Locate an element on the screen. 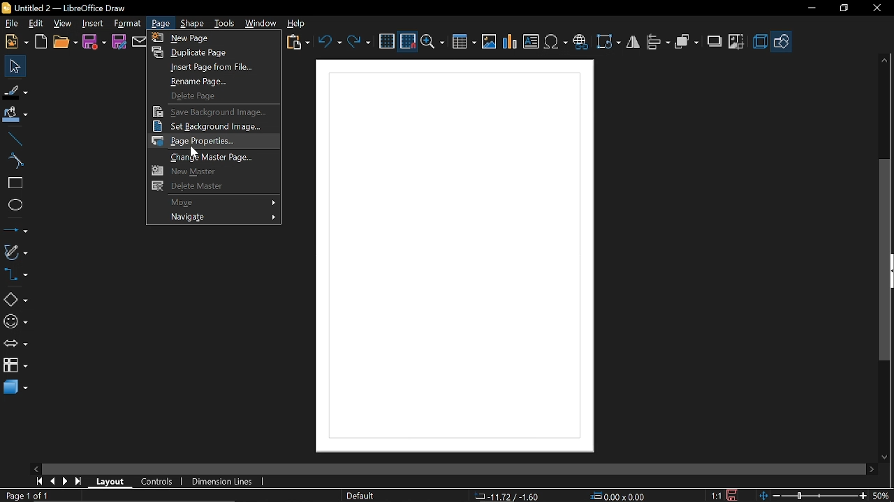 Image resolution: width=894 pixels, height=502 pixels. Cursor is located at coordinates (193, 153).